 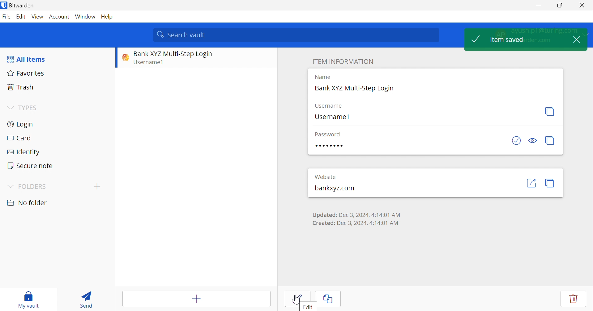 I want to click on Close, so click(x=577, y=39).